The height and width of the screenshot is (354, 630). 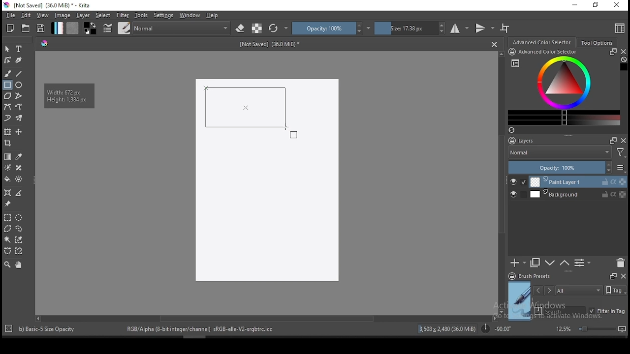 I want to click on filter, so click(x=122, y=15).